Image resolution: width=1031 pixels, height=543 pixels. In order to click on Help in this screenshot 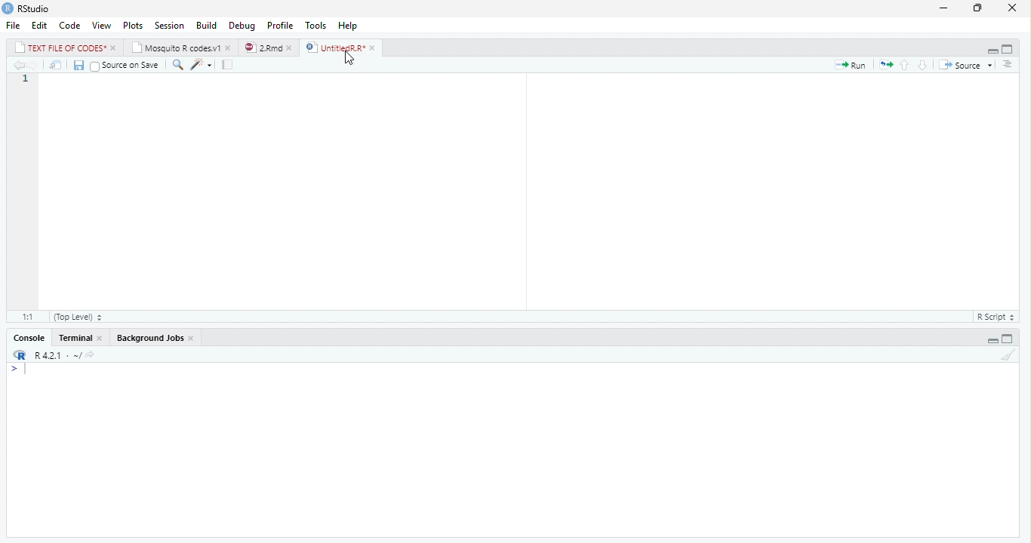, I will do `click(349, 26)`.